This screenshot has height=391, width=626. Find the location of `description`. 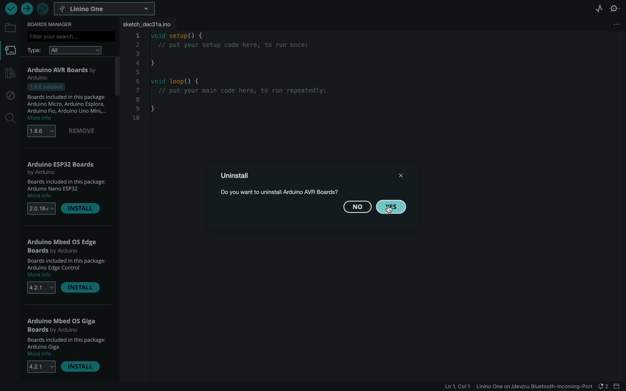

description is located at coordinates (66, 185).